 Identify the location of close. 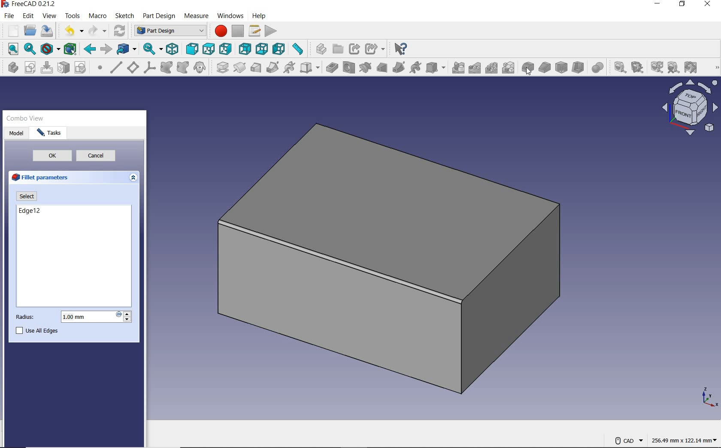
(708, 4).